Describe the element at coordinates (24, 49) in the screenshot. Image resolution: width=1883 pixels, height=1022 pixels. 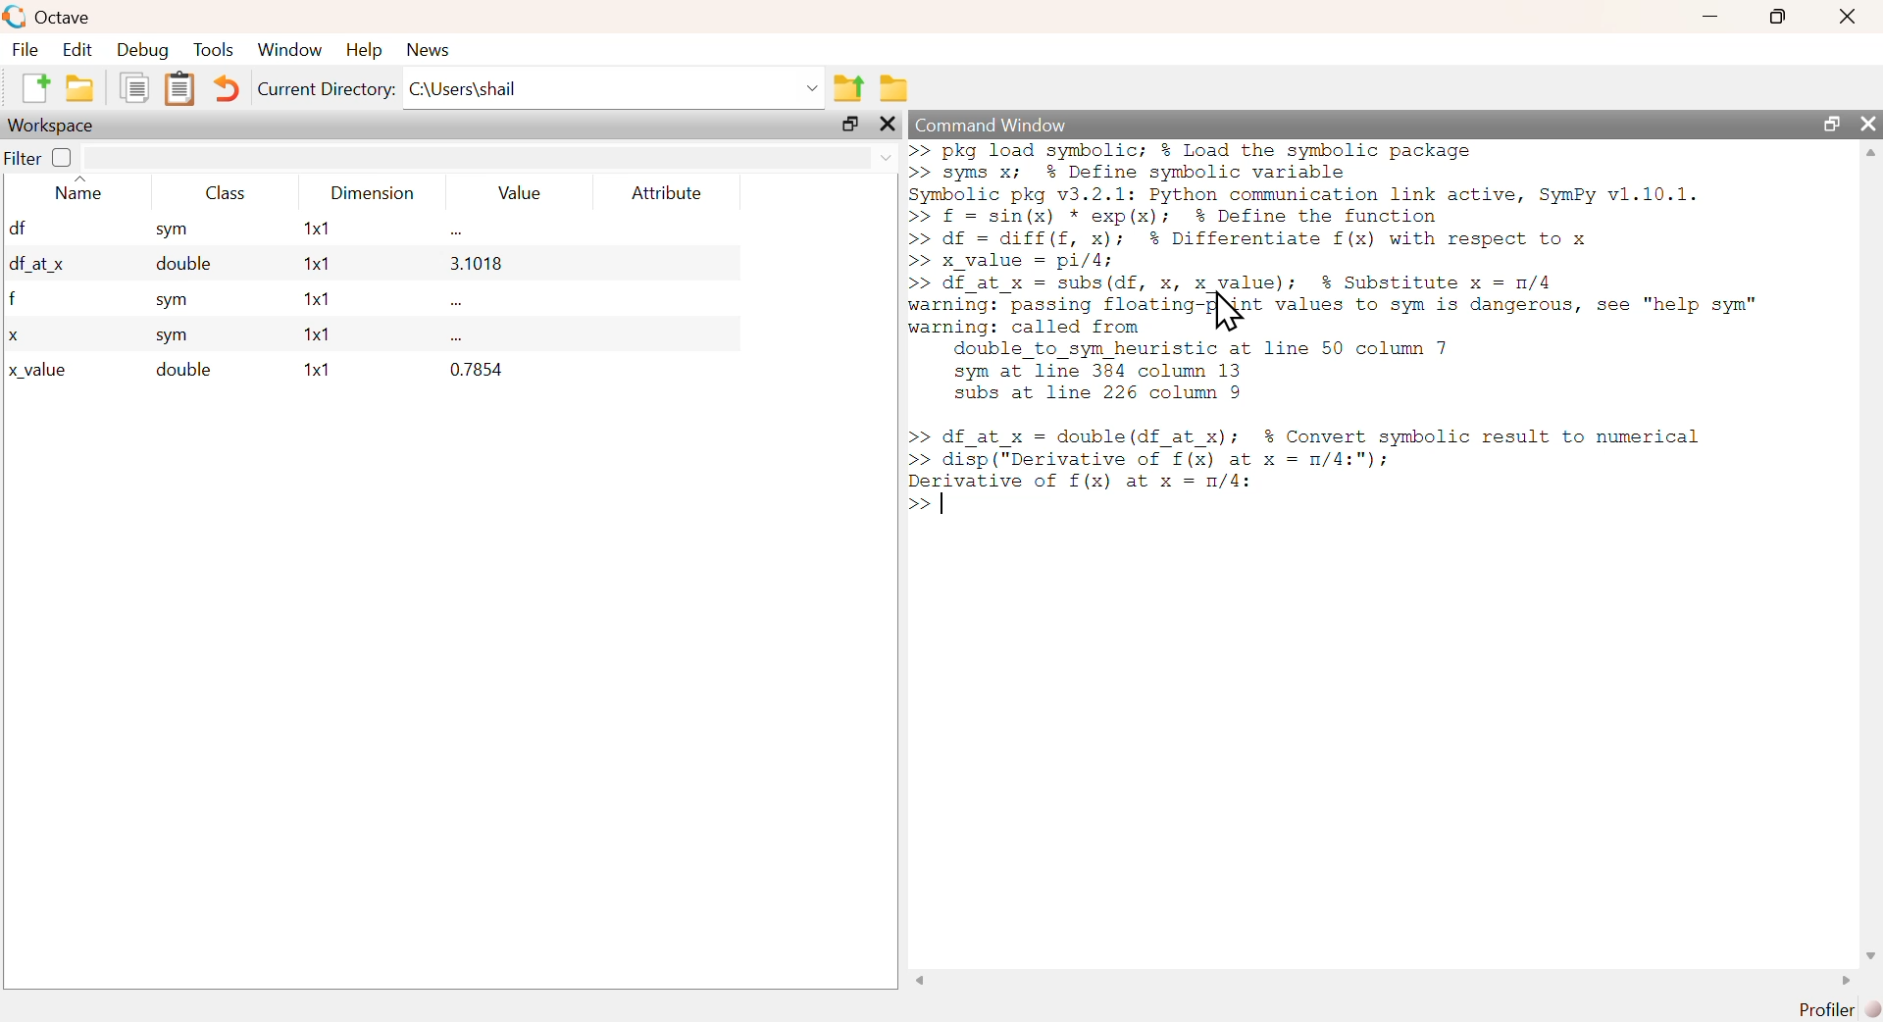
I see `File` at that location.